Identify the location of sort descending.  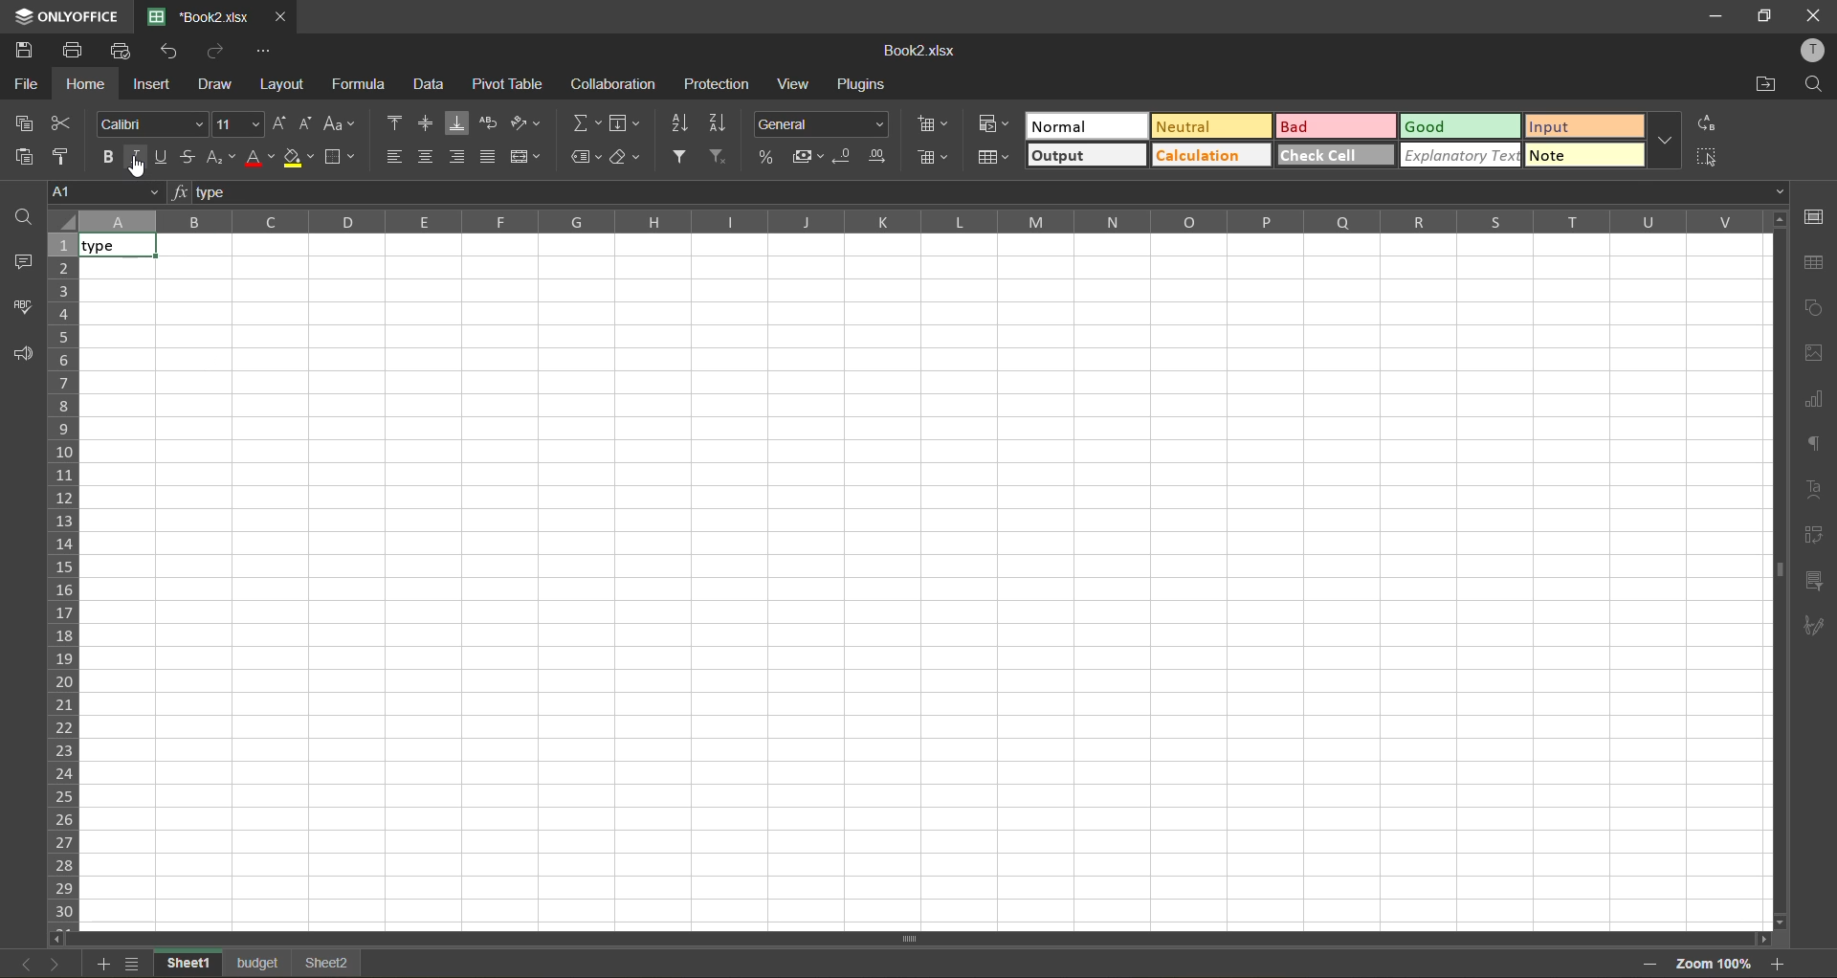
(718, 123).